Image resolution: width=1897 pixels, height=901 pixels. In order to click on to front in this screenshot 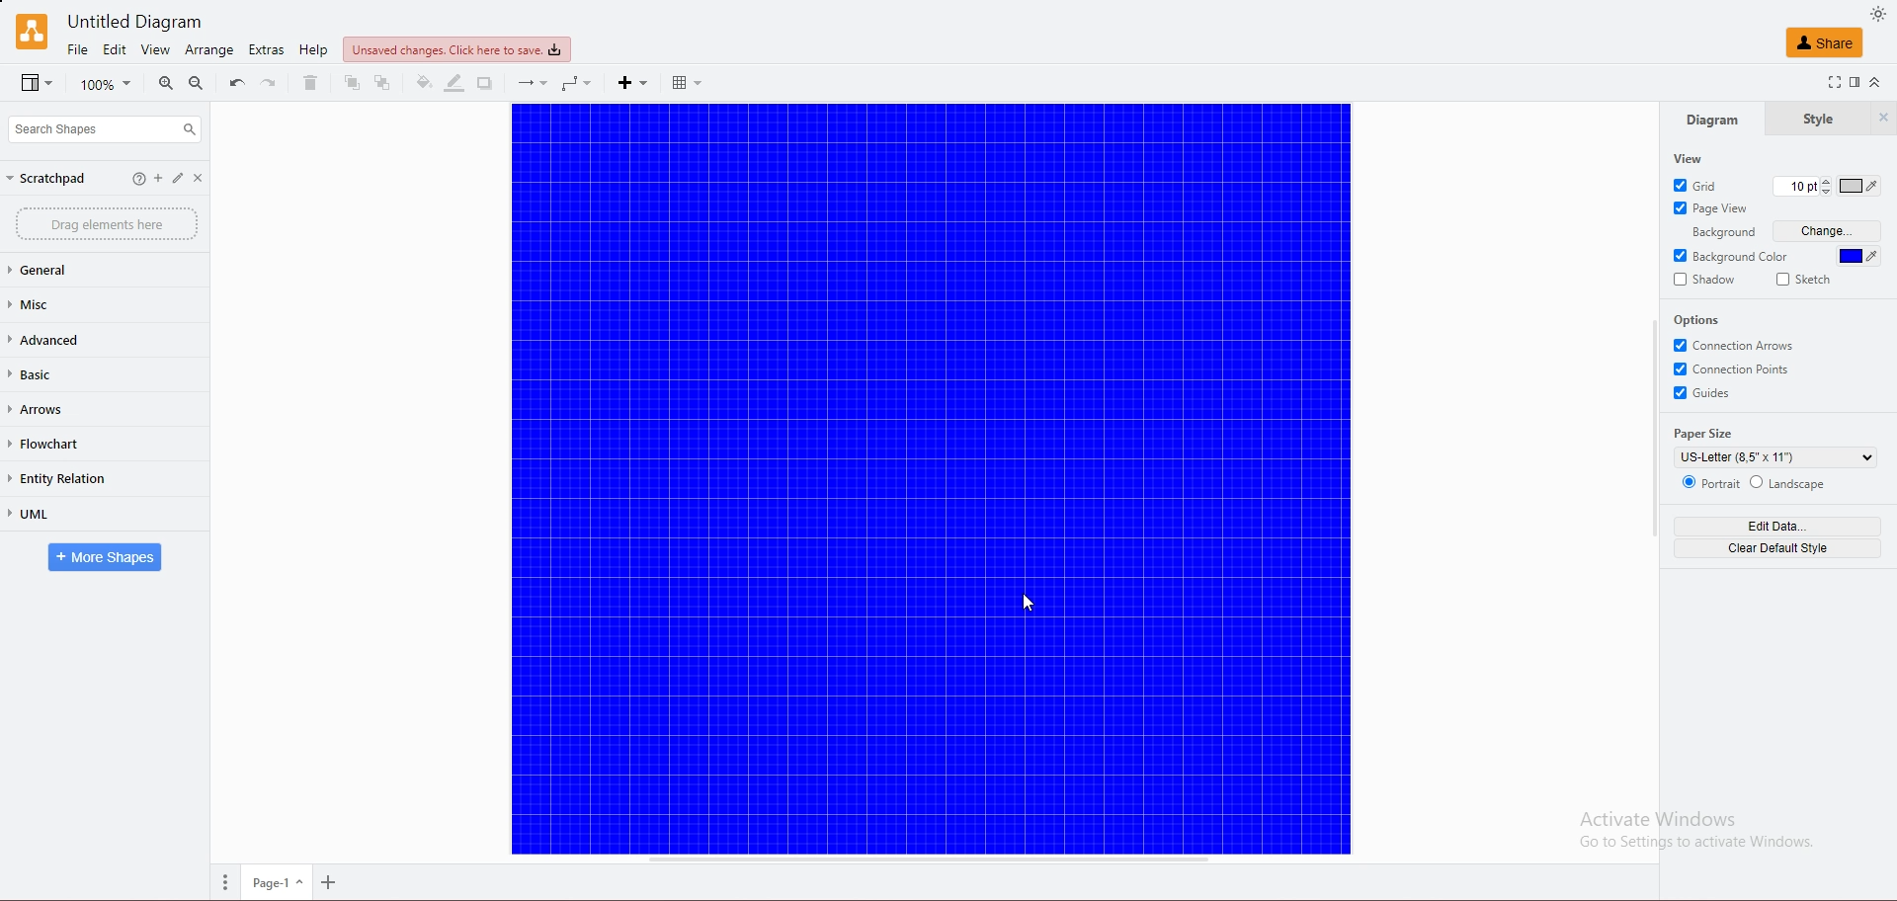, I will do `click(353, 83)`.